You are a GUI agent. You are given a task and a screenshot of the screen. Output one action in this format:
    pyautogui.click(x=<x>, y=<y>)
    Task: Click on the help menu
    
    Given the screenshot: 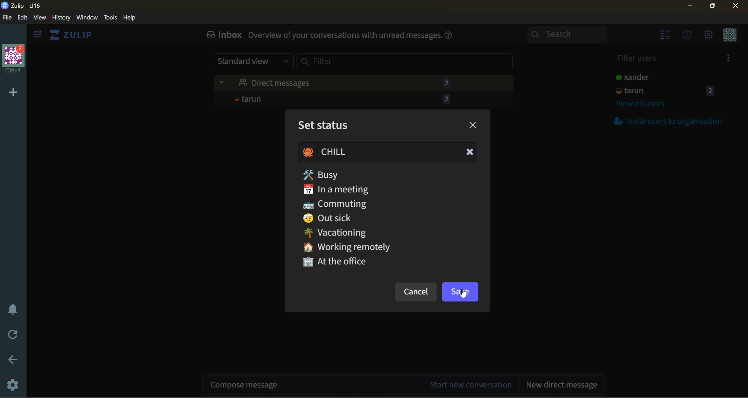 What is the action you would take?
    pyautogui.click(x=689, y=37)
    